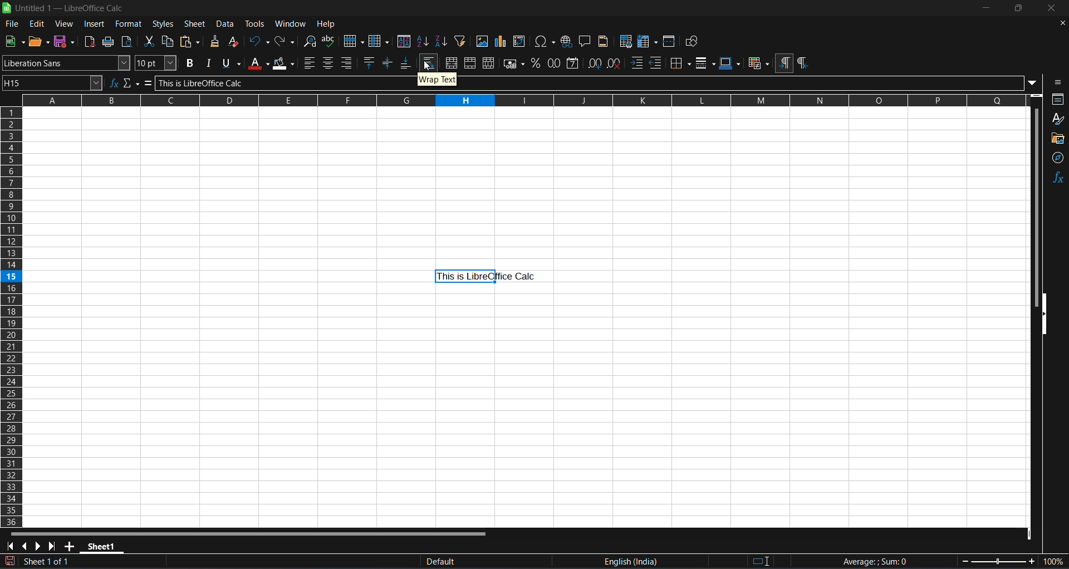 Image resolution: width=1069 pixels, height=569 pixels. Describe the element at coordinates (597, 84) in the screenshot. I see `input line` at that location.